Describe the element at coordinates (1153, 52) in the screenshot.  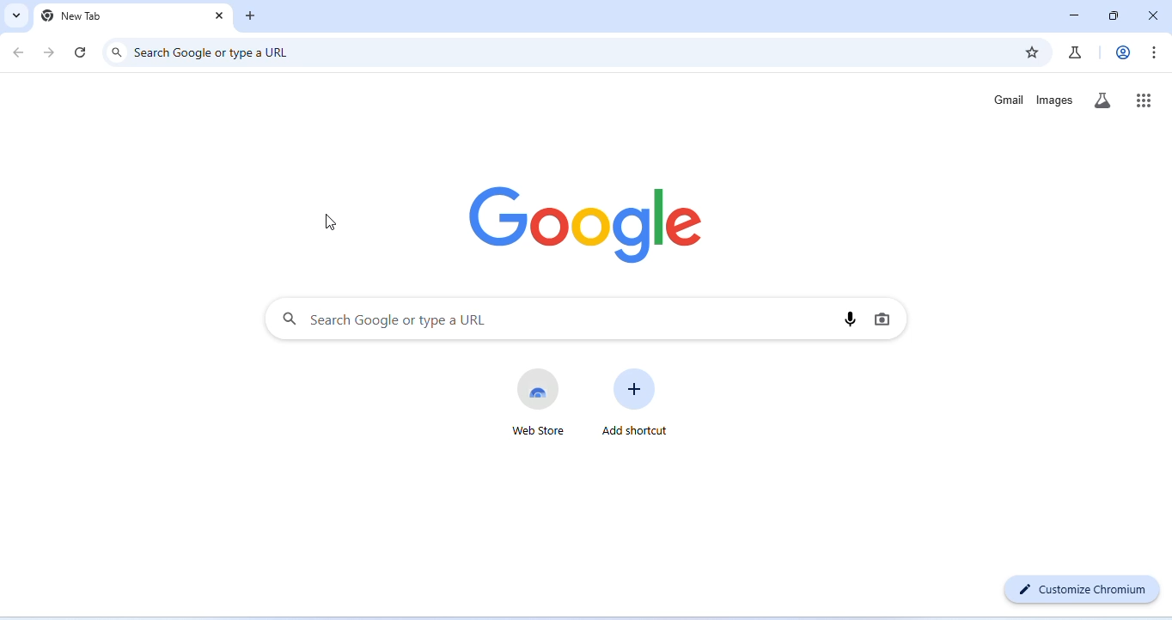
I see `customize and control chromium` at that location.